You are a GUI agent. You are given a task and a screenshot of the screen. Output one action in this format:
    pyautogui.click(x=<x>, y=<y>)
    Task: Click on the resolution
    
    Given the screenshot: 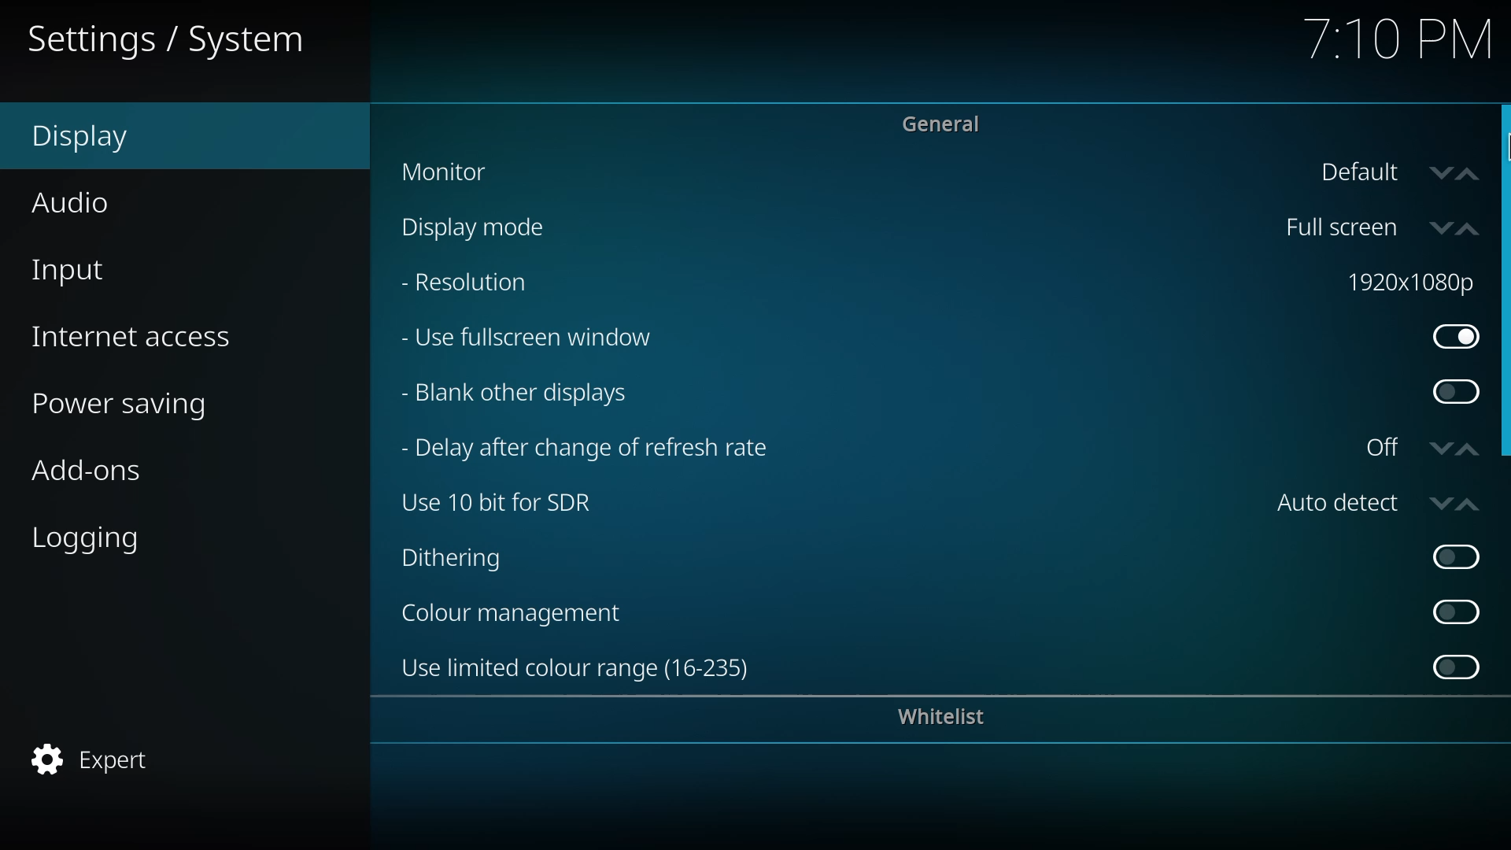 What is the action you would take?
    pyautogui.click(x=468, y=282)
    